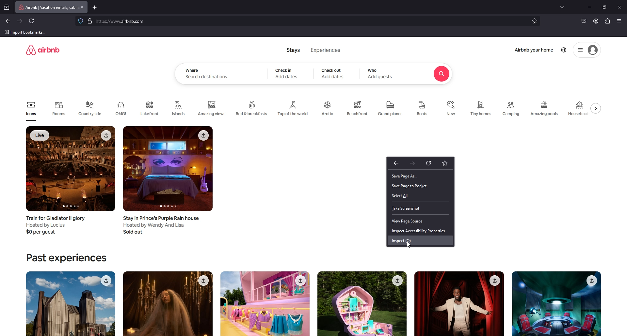 The width and height of the screenshot is (627, 336). Describe the element at coordinates (122, 109) in the screenshot. I see `OMG!` at that location.